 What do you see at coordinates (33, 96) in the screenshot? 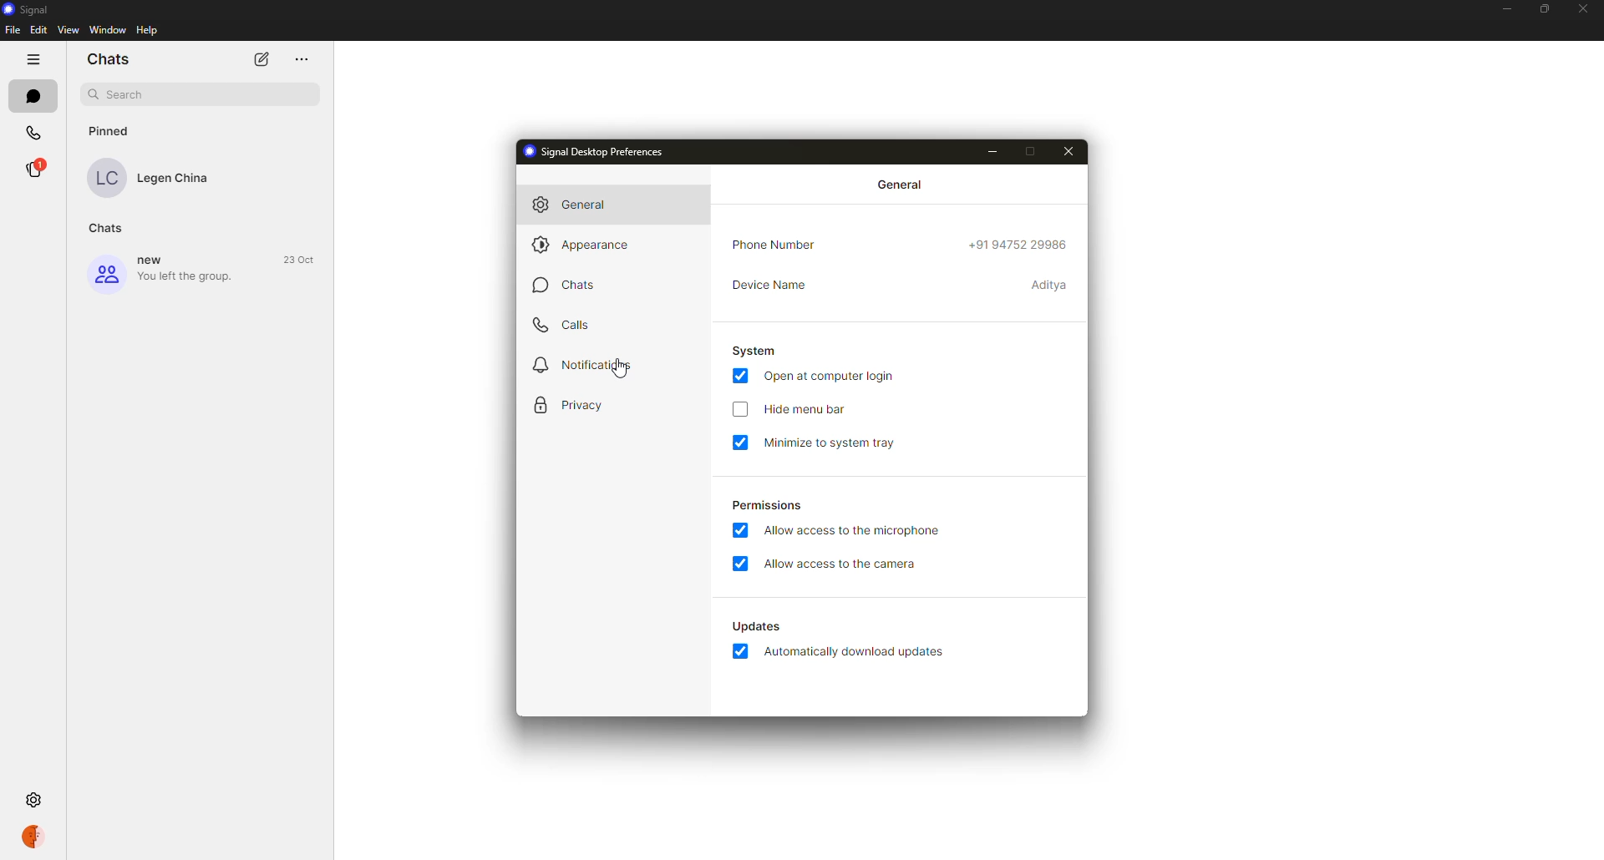
I see `chats` at bounding box center [33, 96].